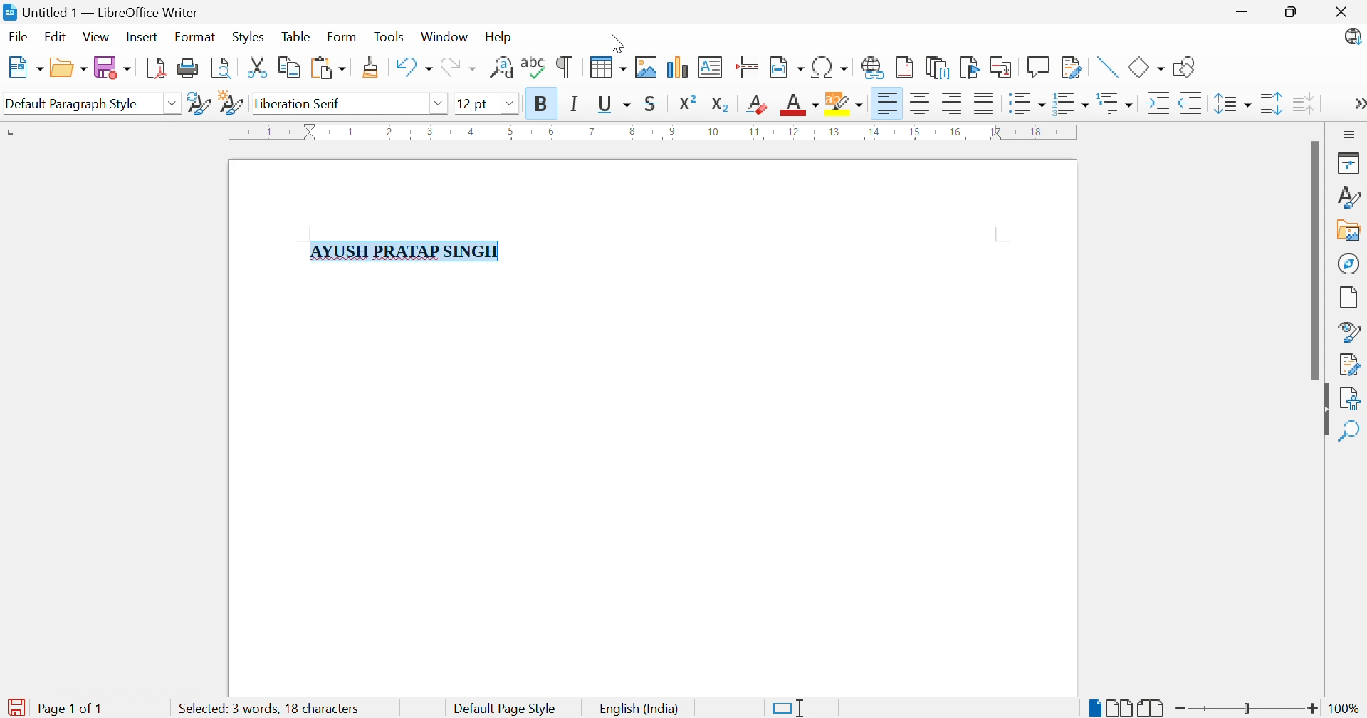 This screenshot has height=718, width=1367. Describe the element at coordinates (845, 105) in the screenshot. I see `Character Highlighting Color` at that location.